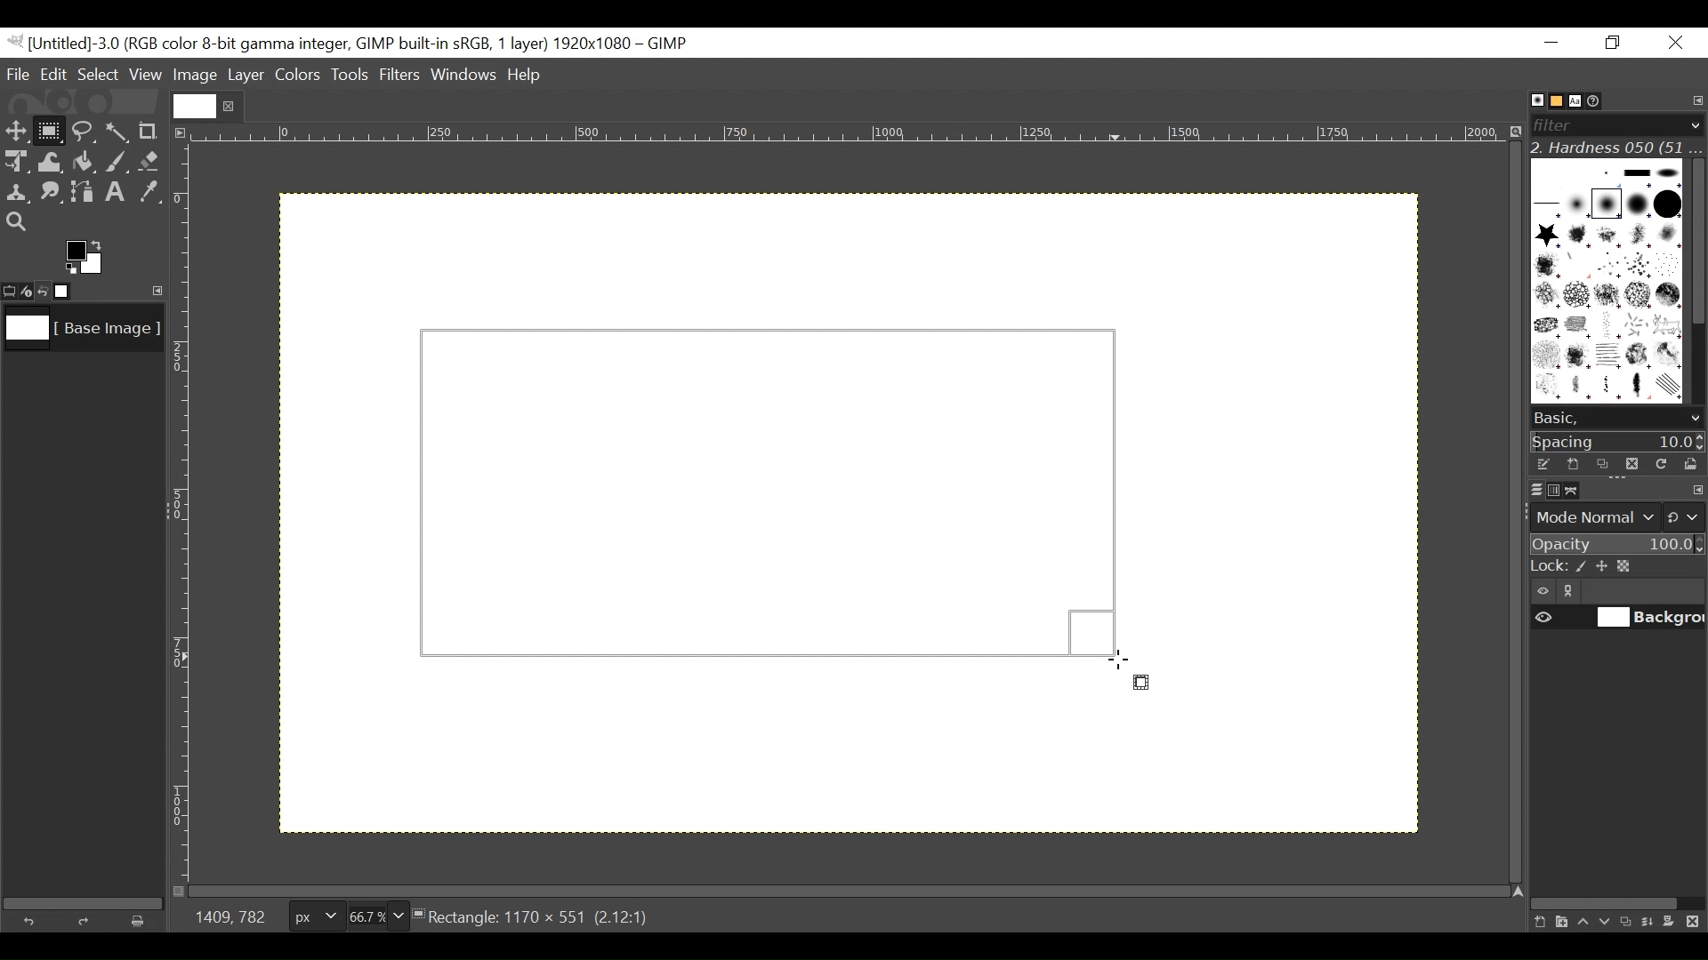 Image resolution: width=1708 pixels, height=960 pixels. Describe the element at coordinates (312, 913) in the screenshot. I see `Pixels` at that location.